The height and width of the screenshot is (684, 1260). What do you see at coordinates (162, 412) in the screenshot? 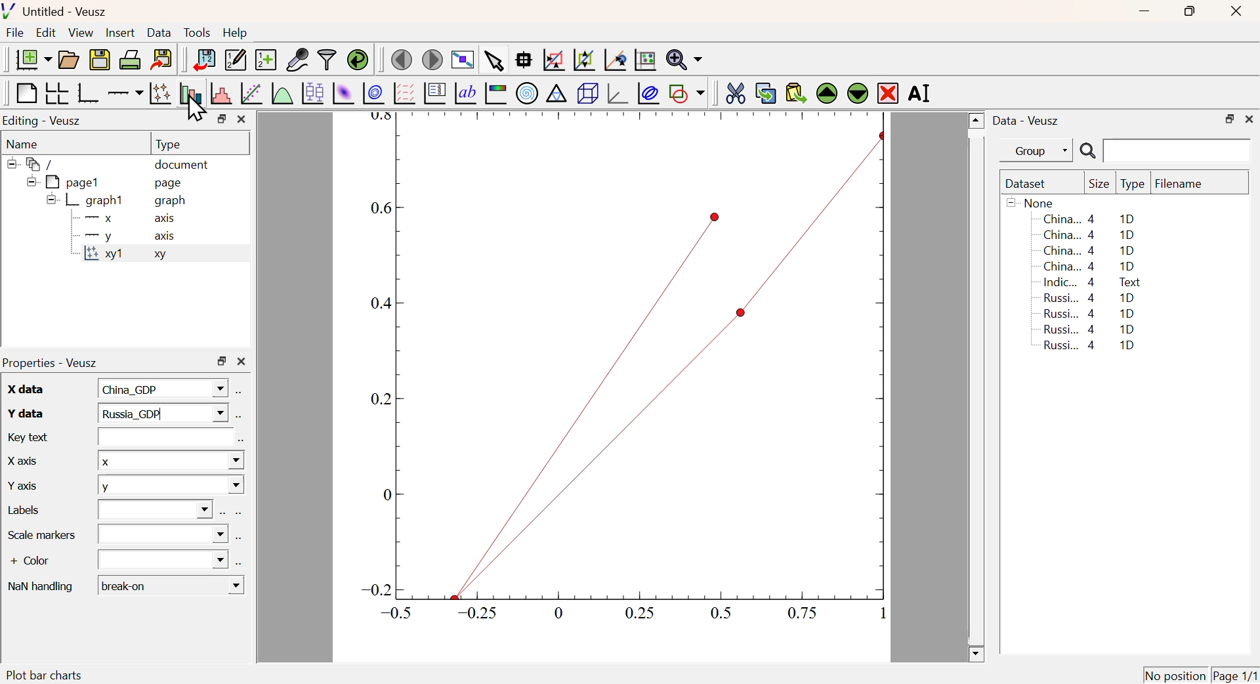
I see `Russia_GDP` at bounding box center [162, 412].